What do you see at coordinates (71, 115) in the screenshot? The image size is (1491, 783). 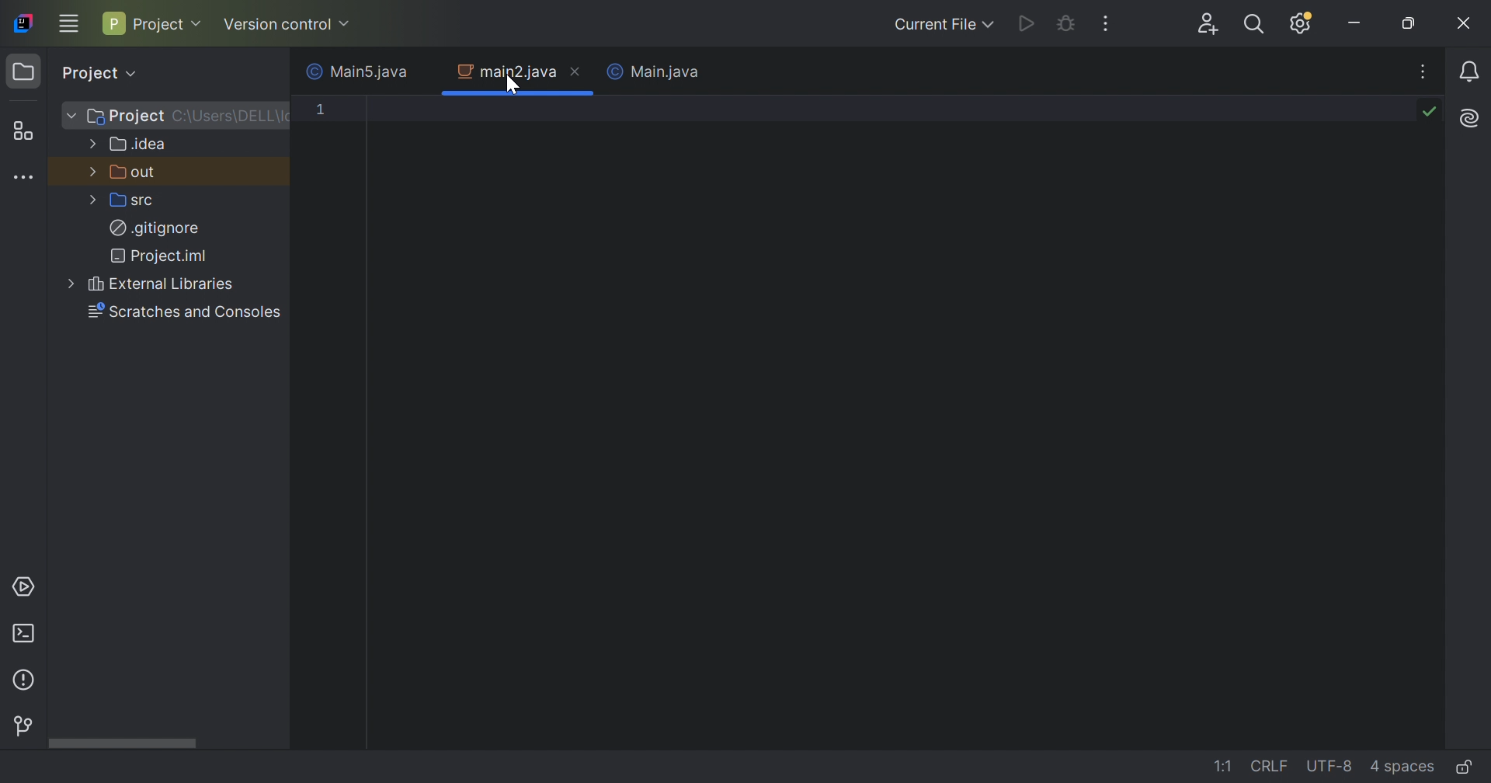 I see `More` at bounding box center [71, 115].